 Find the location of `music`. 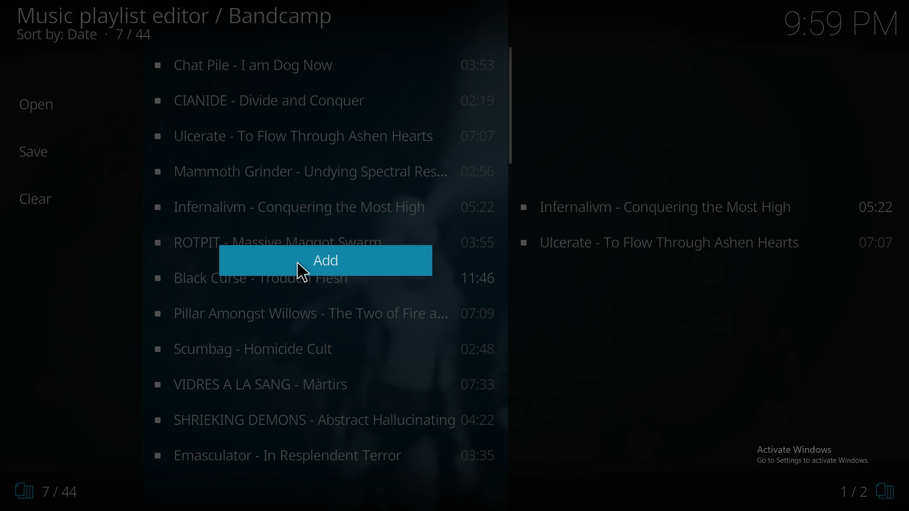

music is located at coordinates (328, 458).